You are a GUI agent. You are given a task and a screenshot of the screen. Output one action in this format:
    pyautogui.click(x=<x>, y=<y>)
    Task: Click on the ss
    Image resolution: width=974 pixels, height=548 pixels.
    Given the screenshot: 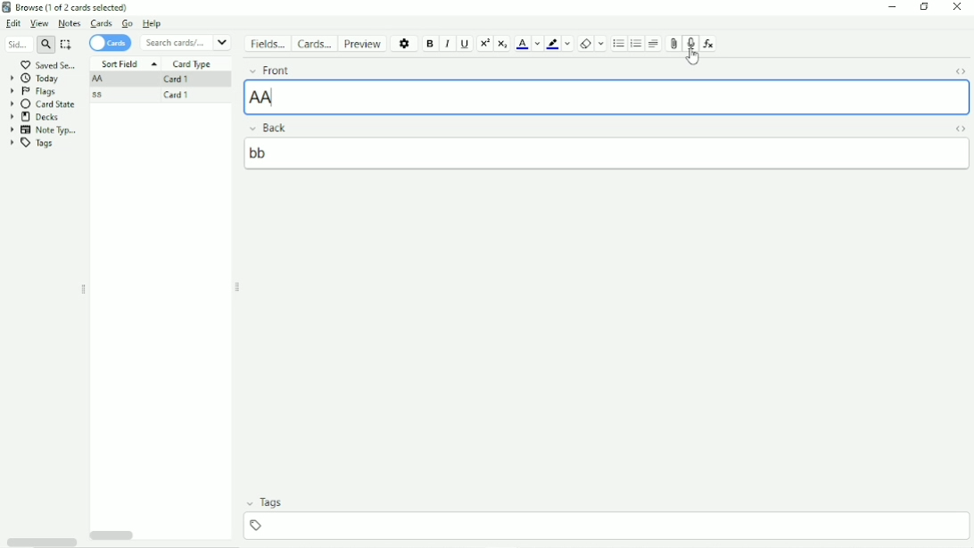 What is the action you would take?
    pyautogui.click(x=96, y=95)
    